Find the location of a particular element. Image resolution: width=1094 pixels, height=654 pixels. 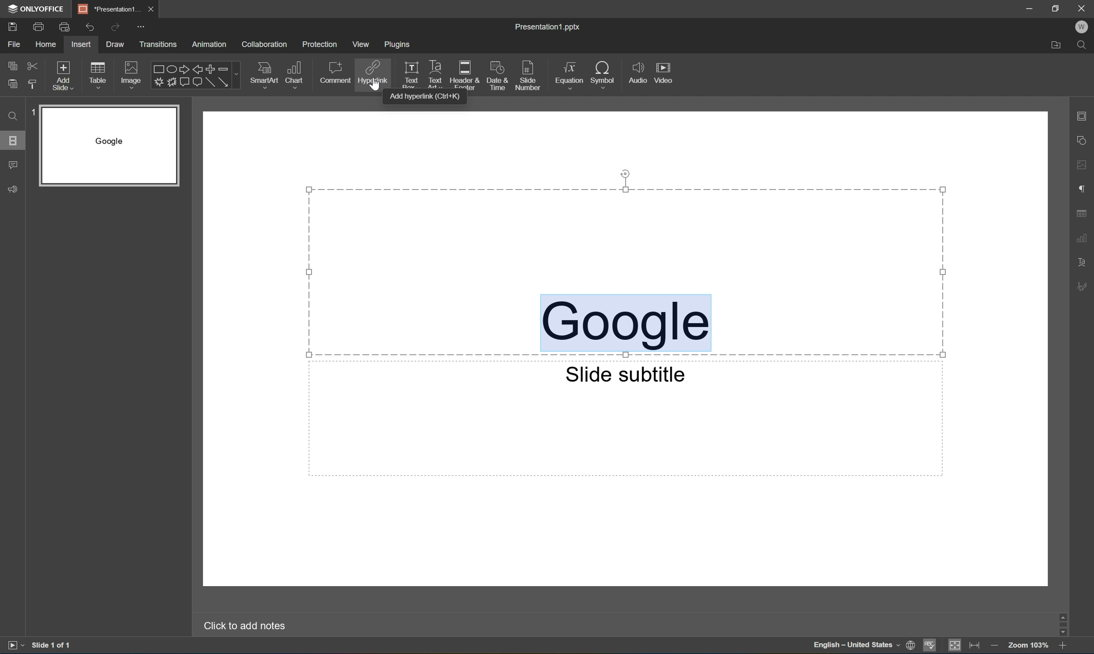

Copy is located at coordinates (12, 65).